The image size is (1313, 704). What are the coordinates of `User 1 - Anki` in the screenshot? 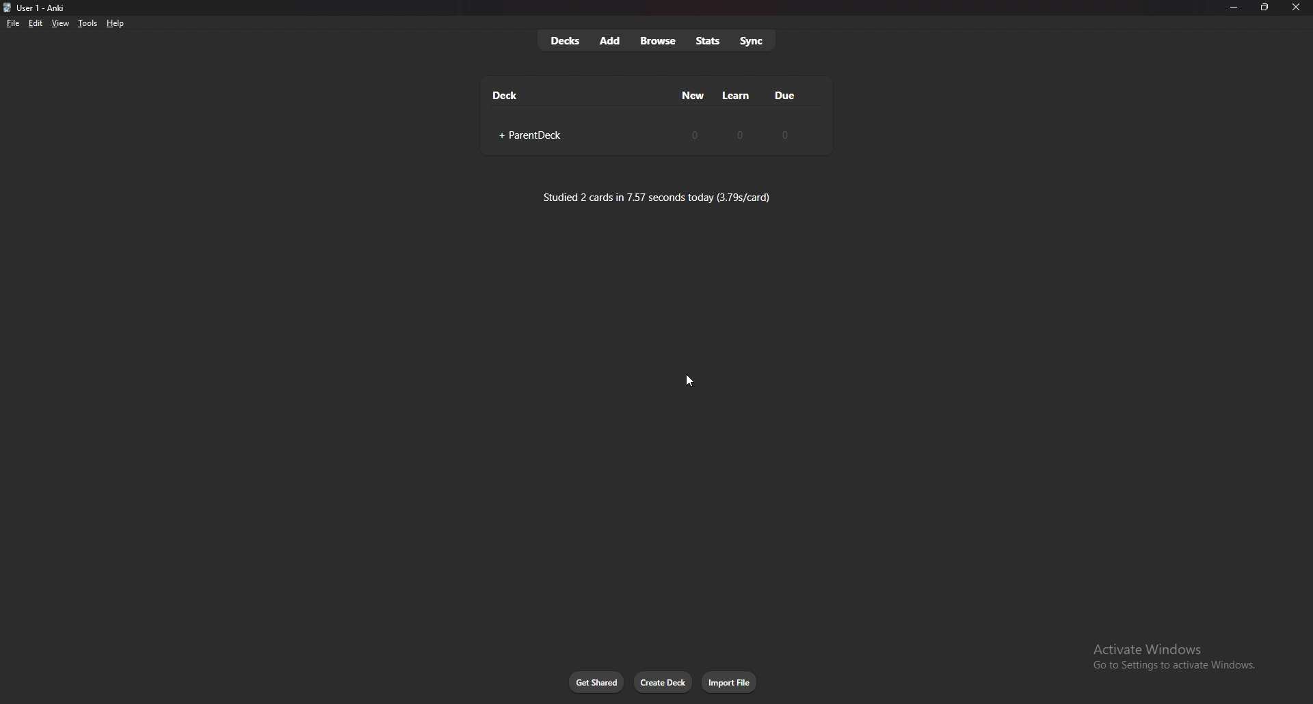 It's located at (45, 8).